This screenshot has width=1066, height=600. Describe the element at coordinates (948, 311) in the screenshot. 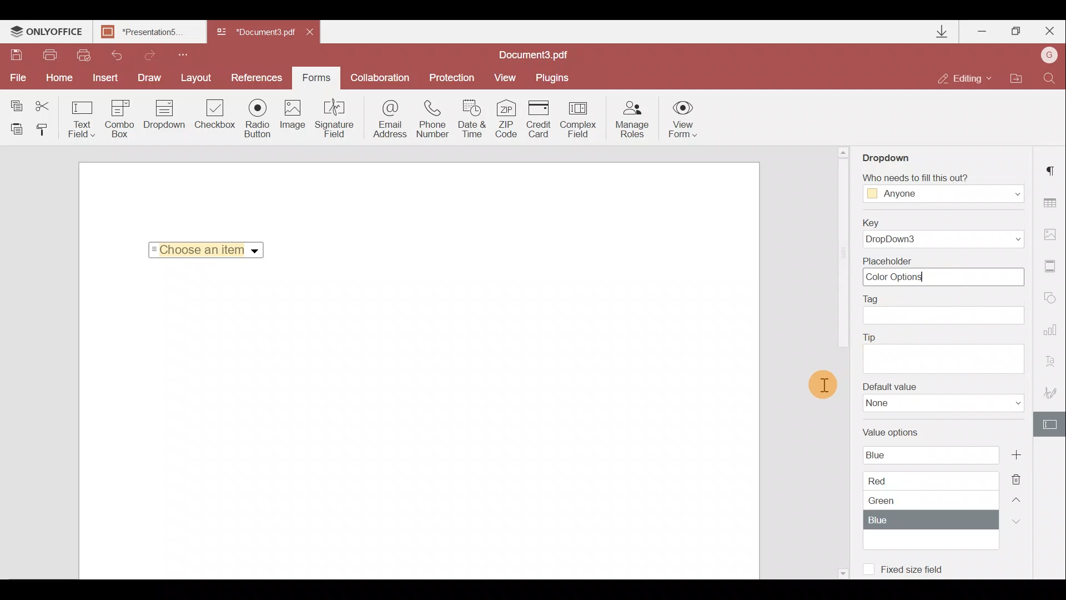

I see `Tag` at that location.